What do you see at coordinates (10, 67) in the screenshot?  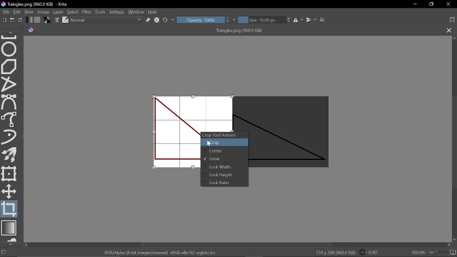 I see `Polygon tool` at bounding box center [10, 67].